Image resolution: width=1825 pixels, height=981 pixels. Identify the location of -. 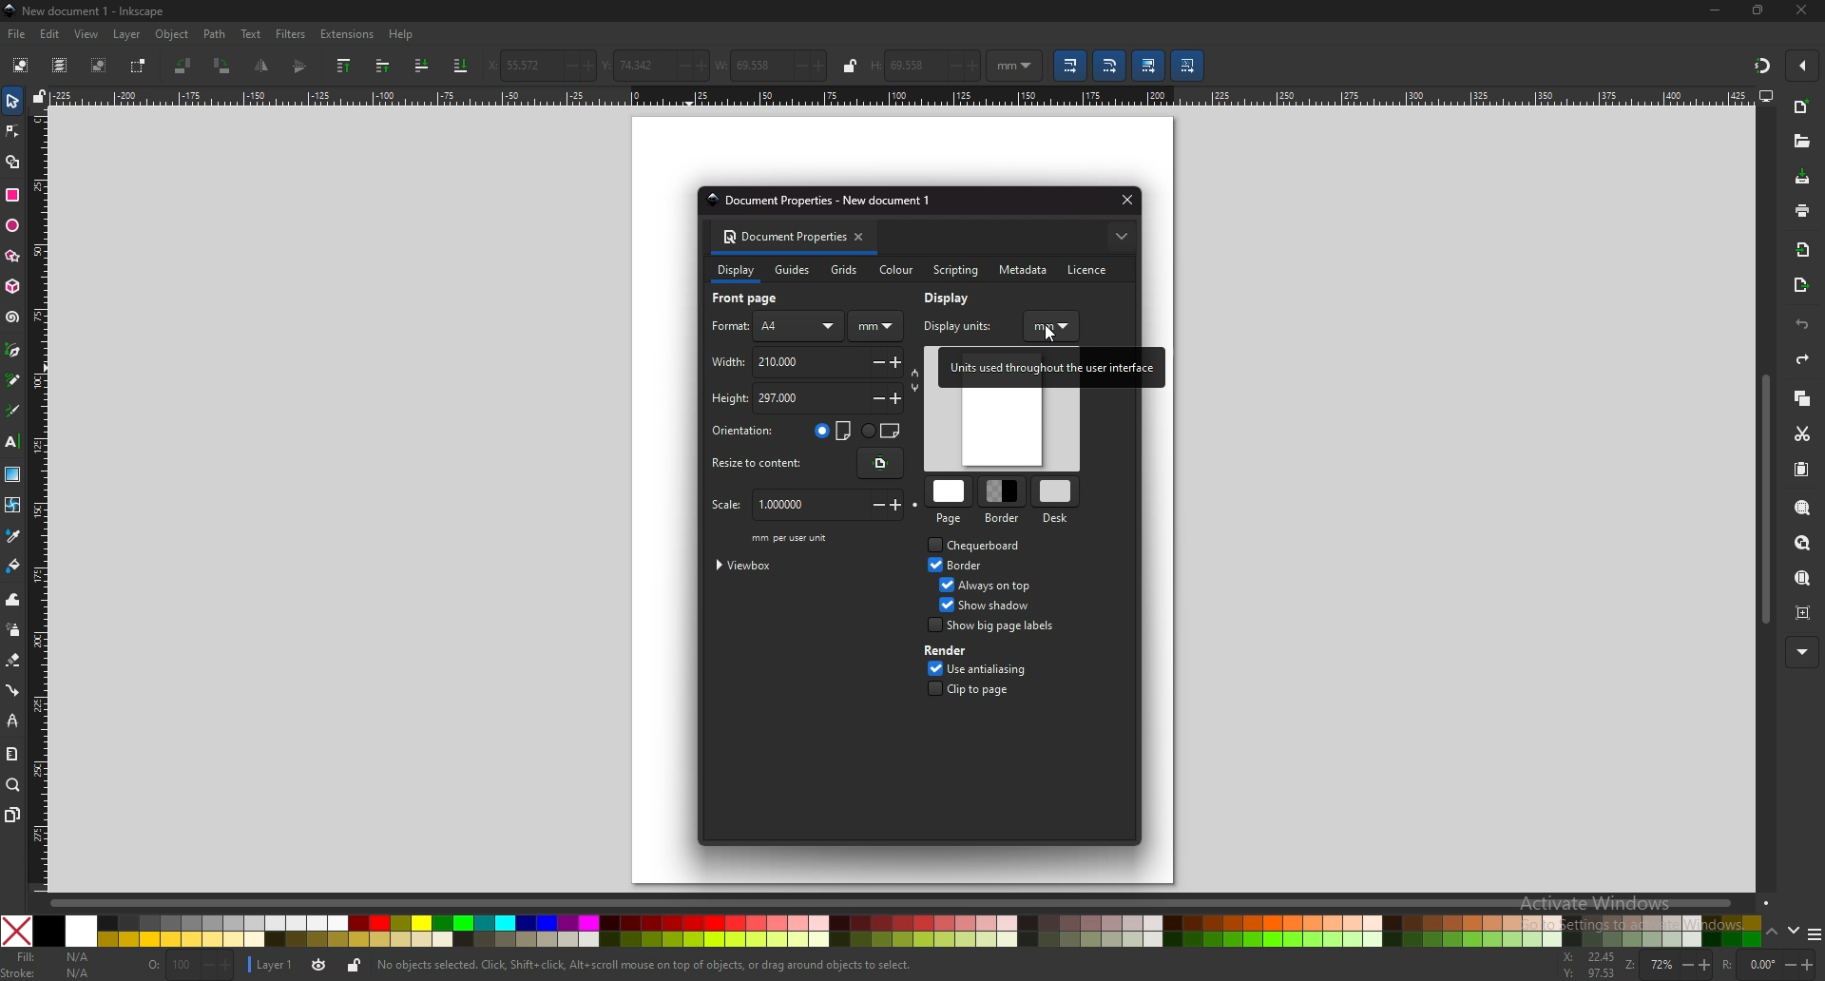
(952, 67).